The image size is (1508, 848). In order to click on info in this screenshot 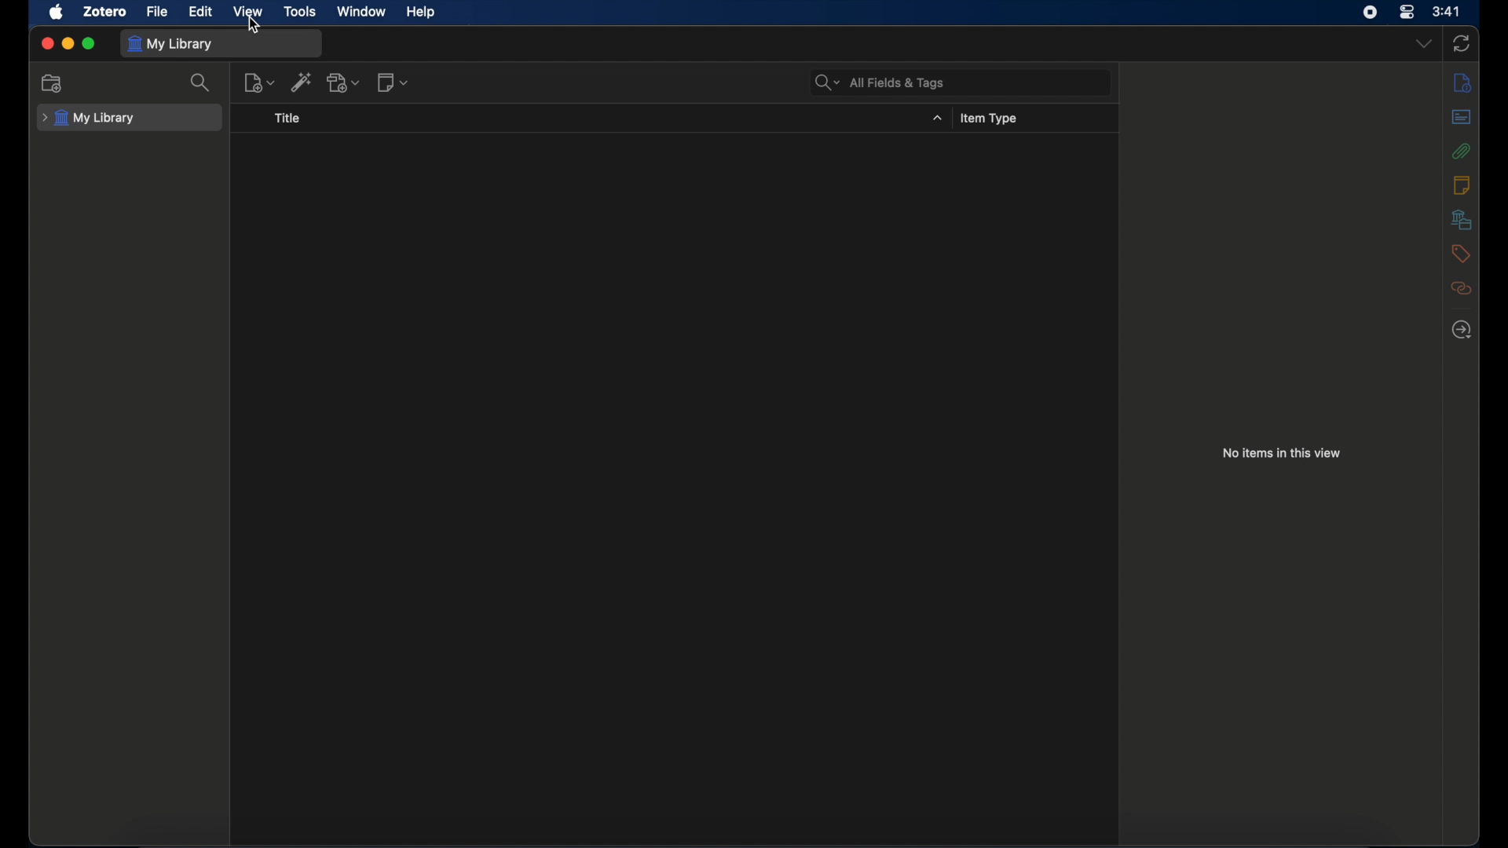, I will do `click(1462, 82)`.